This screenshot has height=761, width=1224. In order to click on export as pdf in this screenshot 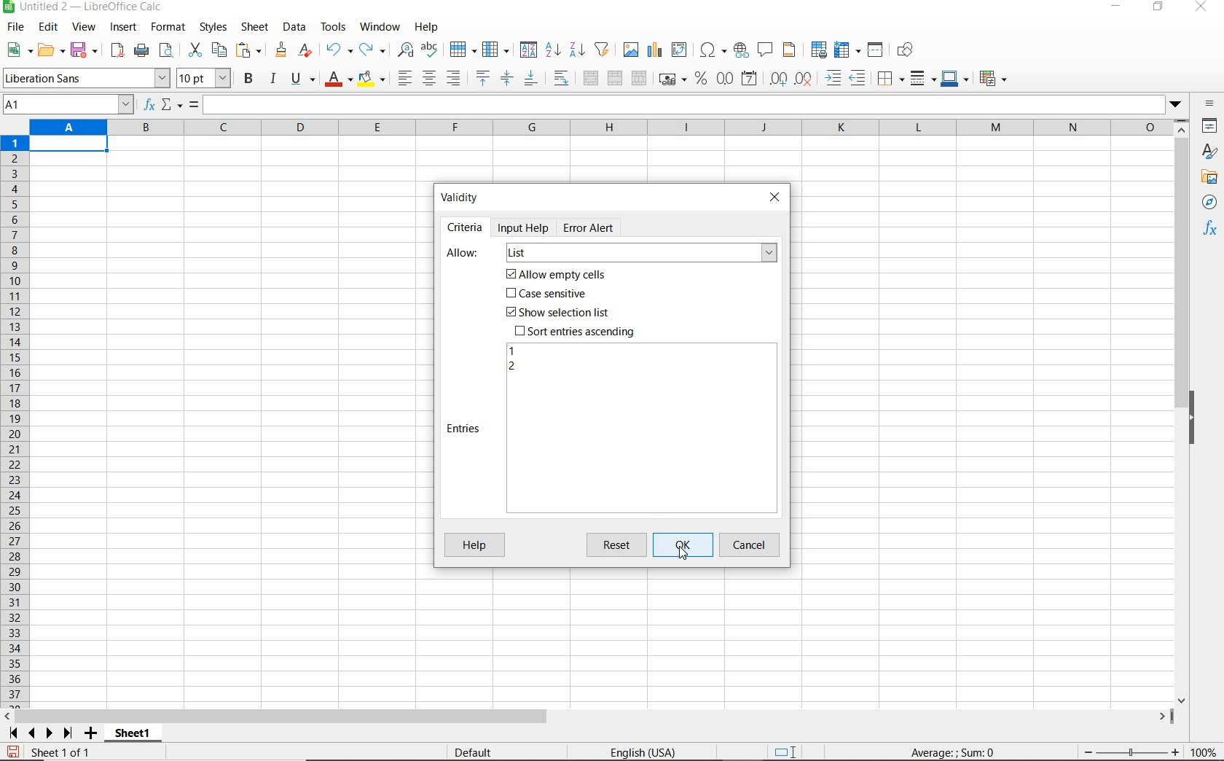, I will do `click(117, 50)`.